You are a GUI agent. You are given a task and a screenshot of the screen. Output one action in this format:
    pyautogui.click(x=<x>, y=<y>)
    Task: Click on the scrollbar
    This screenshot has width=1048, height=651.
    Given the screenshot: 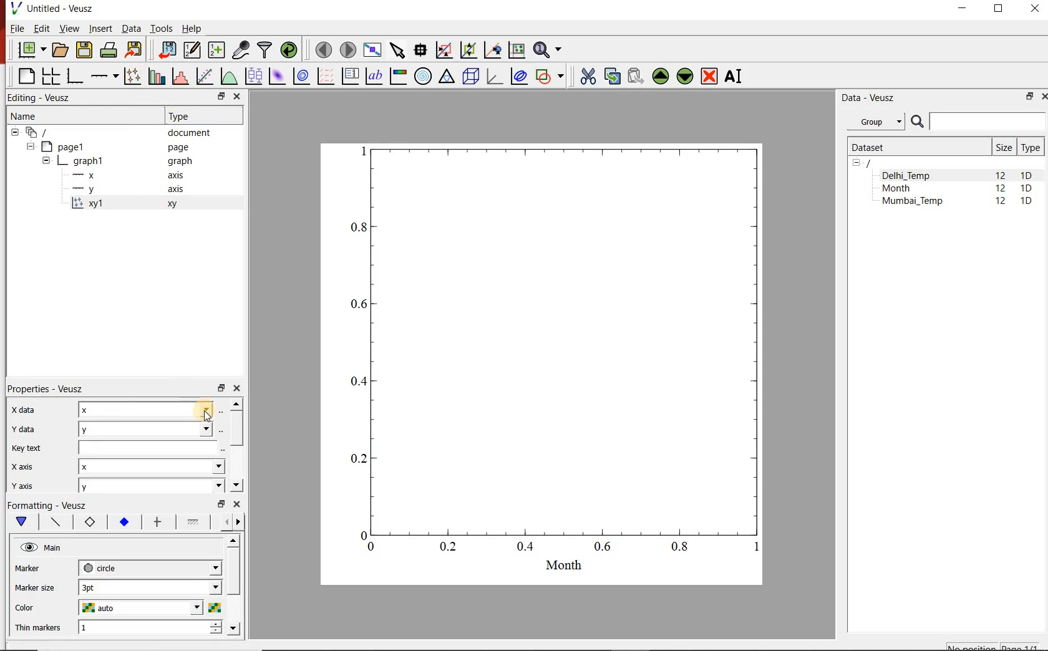 What is the action you would take?
    pyautogui.click(x=236, y=445)
    